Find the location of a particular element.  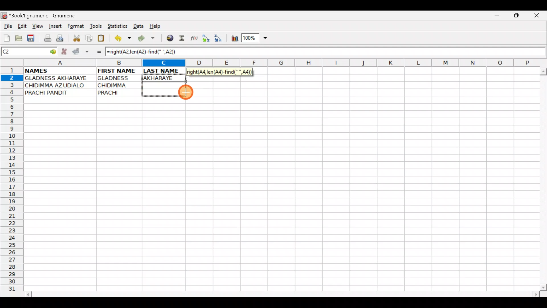

Maximize is located at coordinates (517, 17).